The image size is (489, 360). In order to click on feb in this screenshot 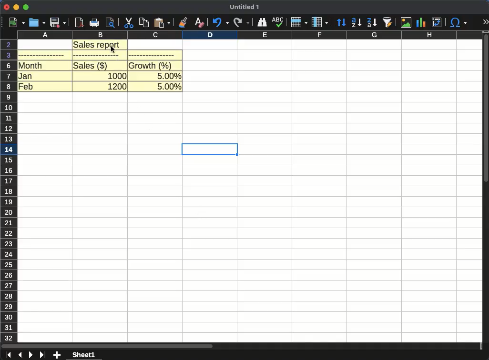, I will do `click(26, 86)`.